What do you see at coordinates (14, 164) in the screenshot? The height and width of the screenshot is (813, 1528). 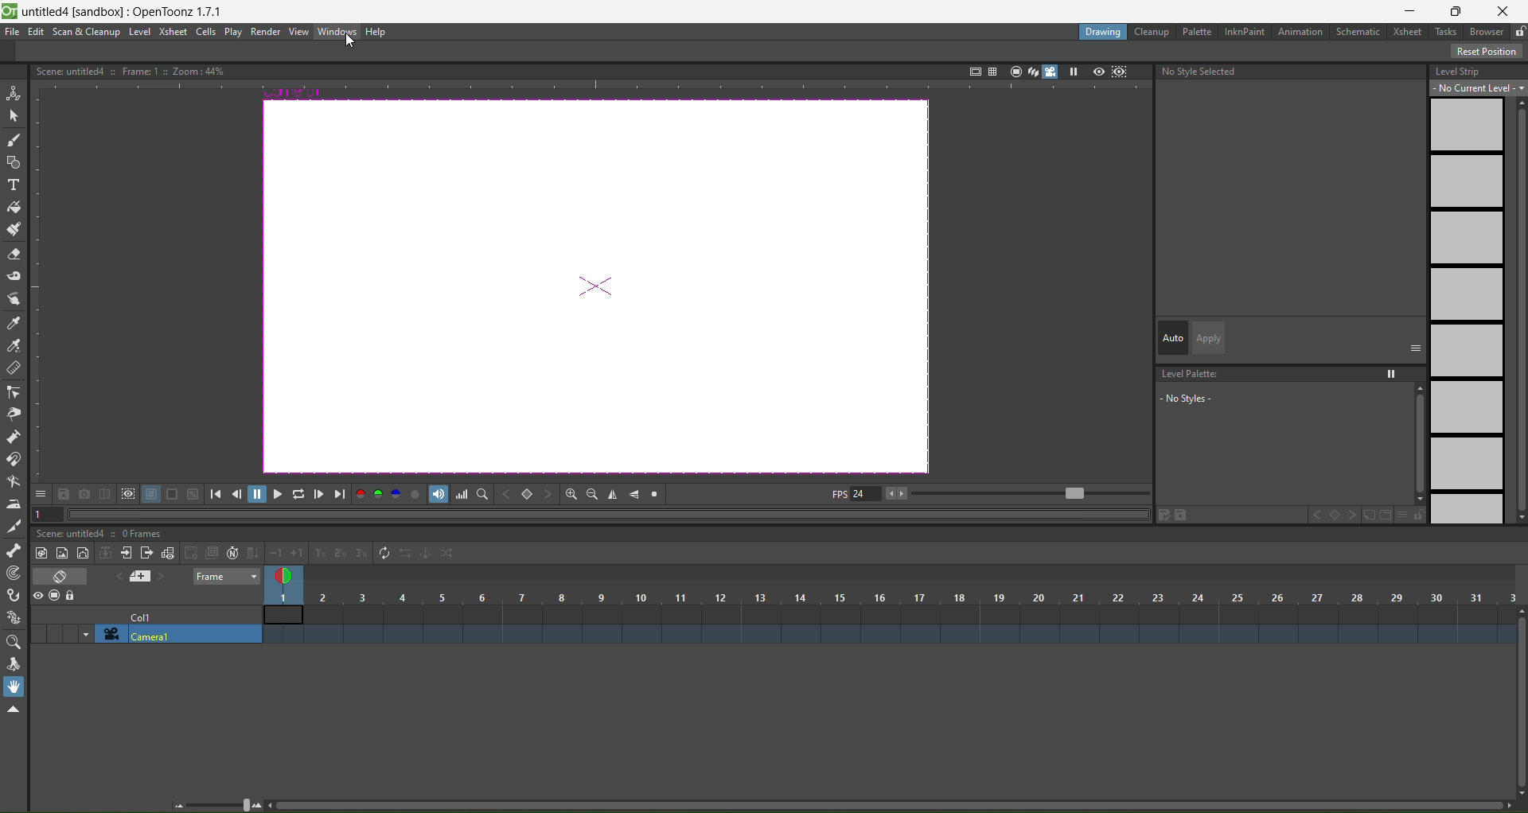 I see `geometry tool` at bounding box center [14, 164].